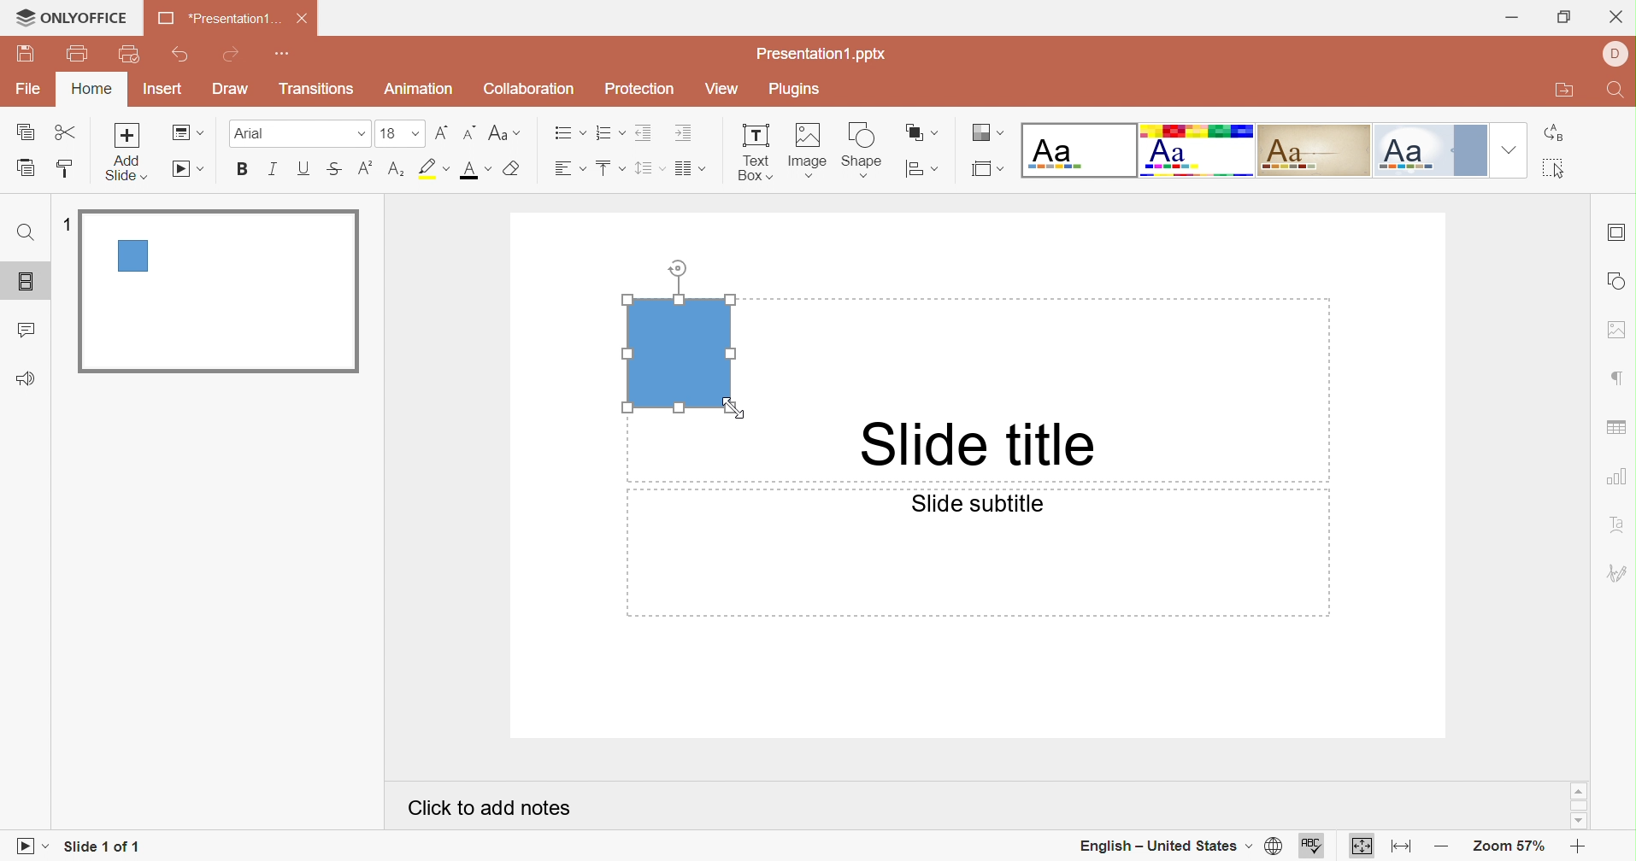  What do you see at coordinates (271, 170) in the screenshot?
I see `Italic` at bounding box center [271, 170].